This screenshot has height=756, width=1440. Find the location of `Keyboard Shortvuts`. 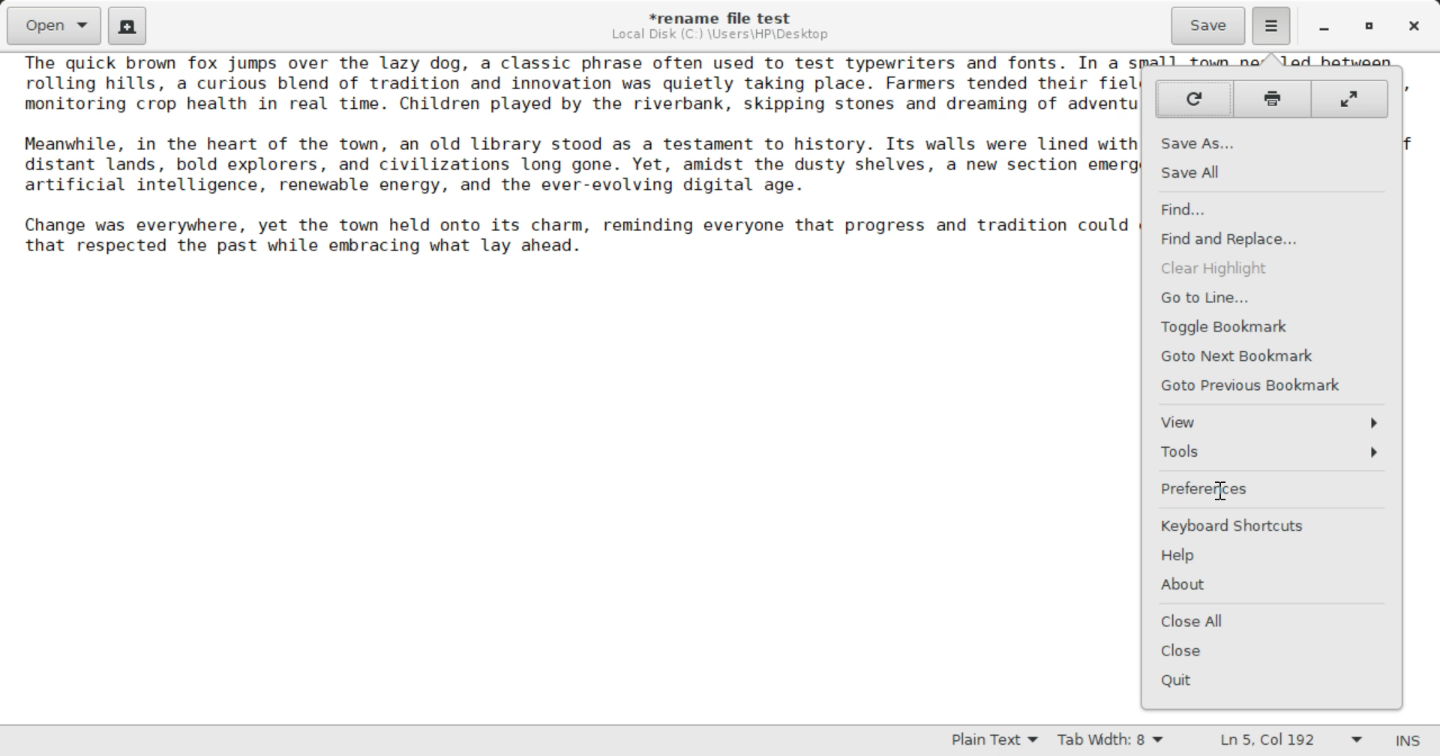

Keyboard Shortvuts is located at coordinates (1270, 525).